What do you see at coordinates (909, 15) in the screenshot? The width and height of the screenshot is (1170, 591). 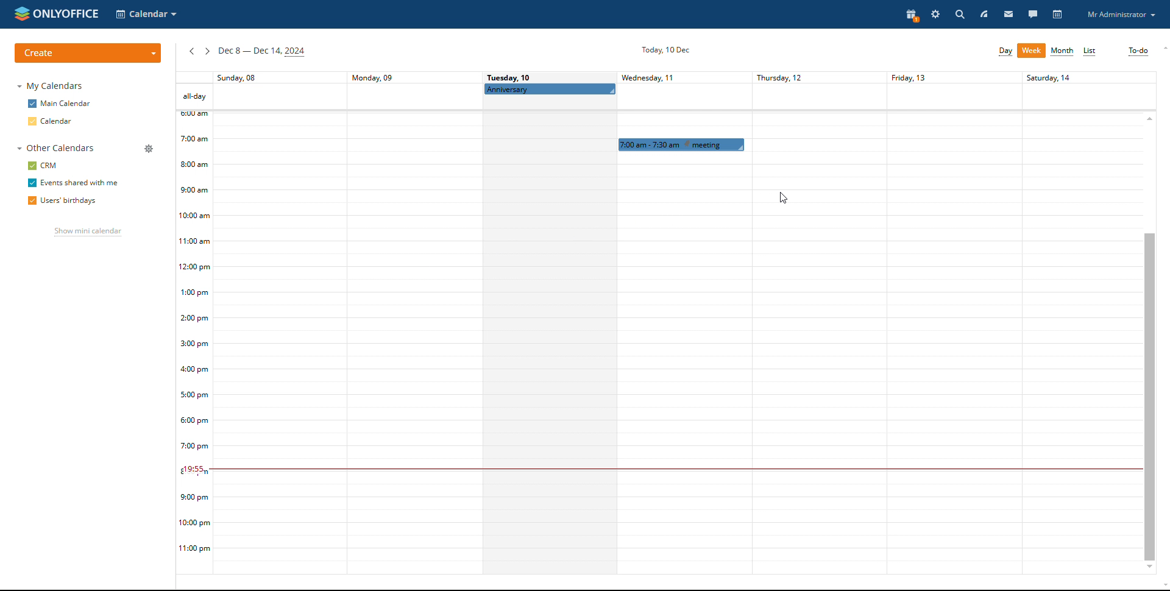 I see `present` at bounding box center [909, 15].